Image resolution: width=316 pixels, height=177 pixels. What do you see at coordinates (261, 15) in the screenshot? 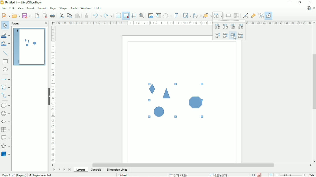
I see `Toggle extrusion` at bounding box center [261, 15].